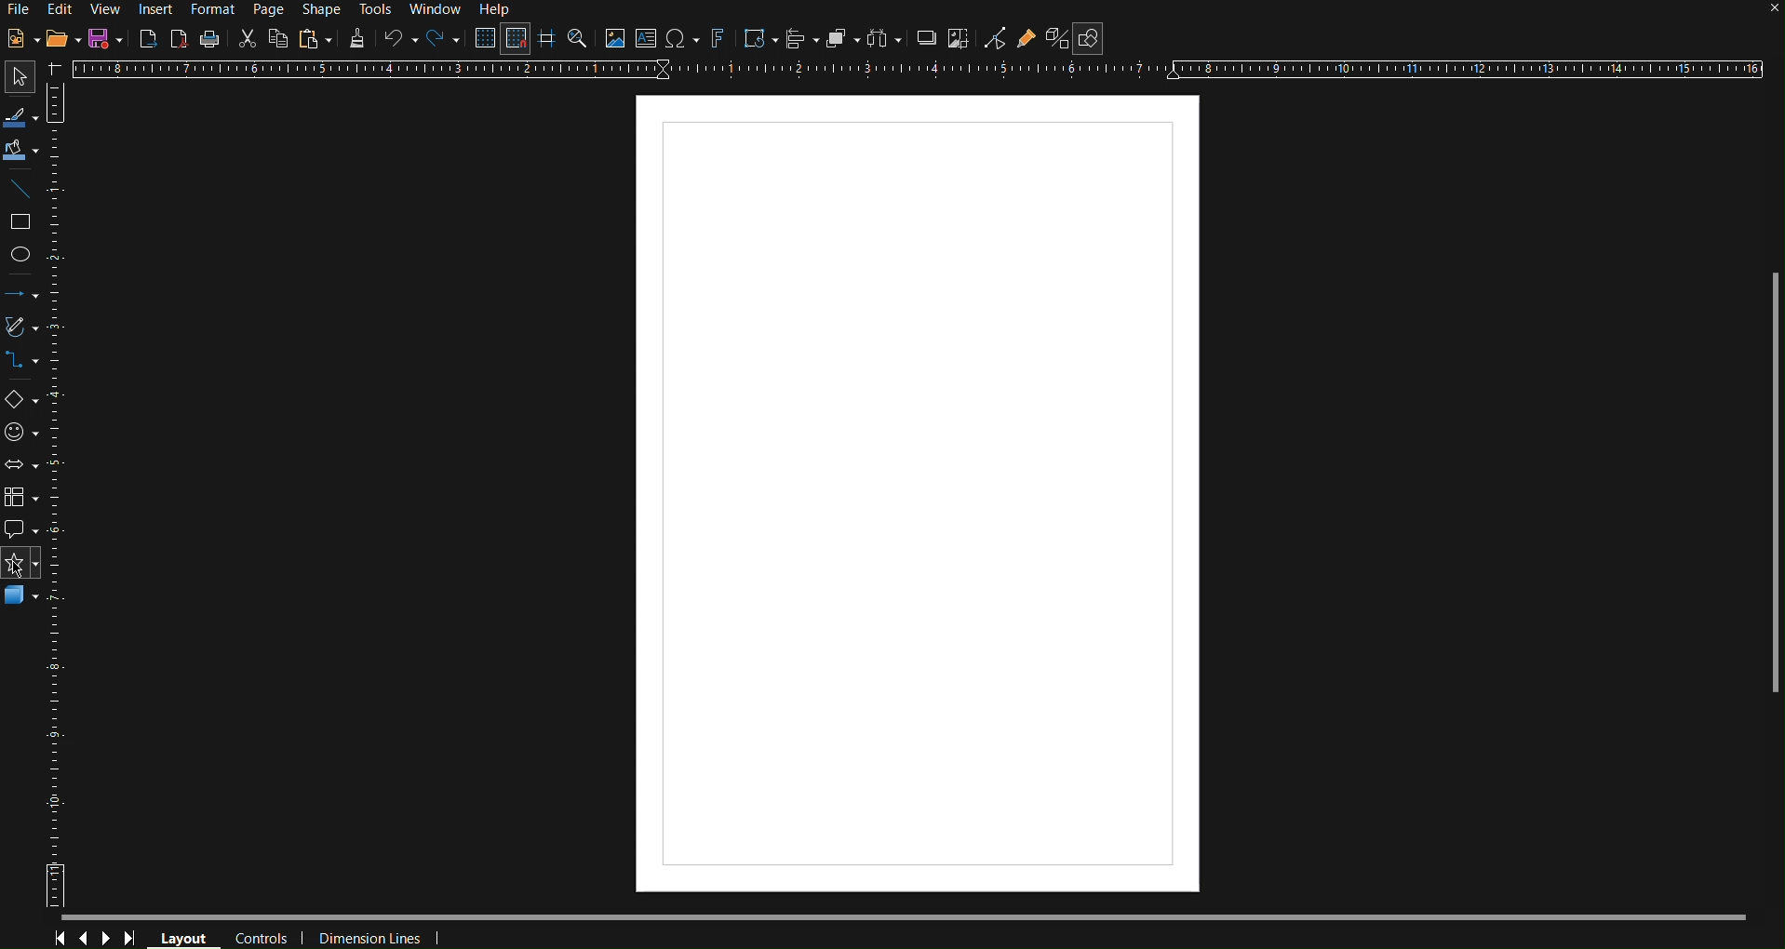 This screenshot has height=949, width=1785. Describe the element at coordinates (21, 8) in the screenshot. I see `File` at that location.